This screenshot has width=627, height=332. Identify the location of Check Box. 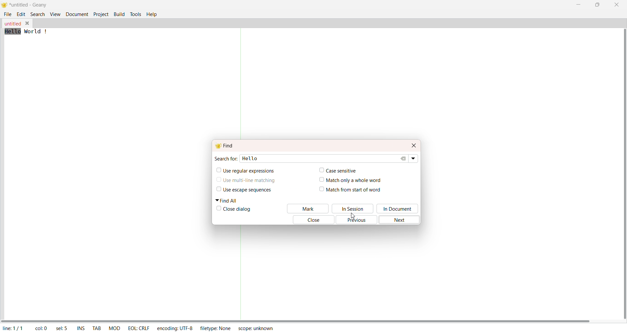
(217, 181).